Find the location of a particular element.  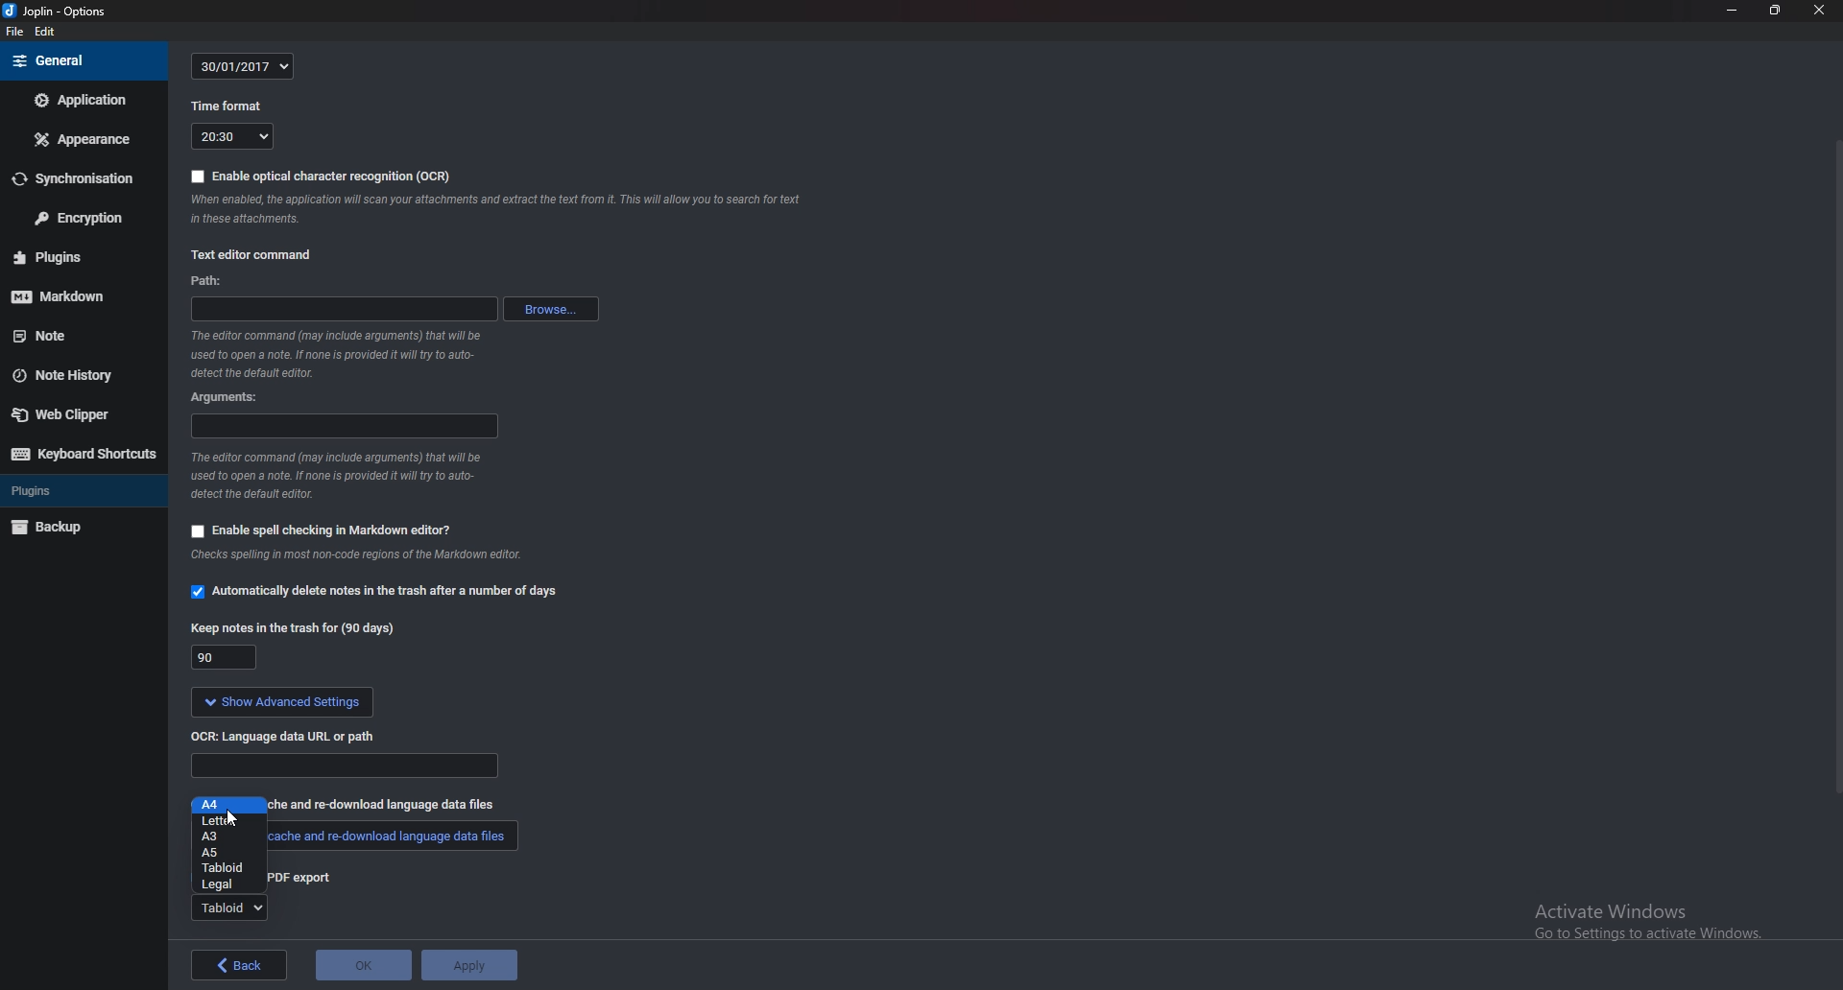

tabloid is located at coordinates (227, 868).